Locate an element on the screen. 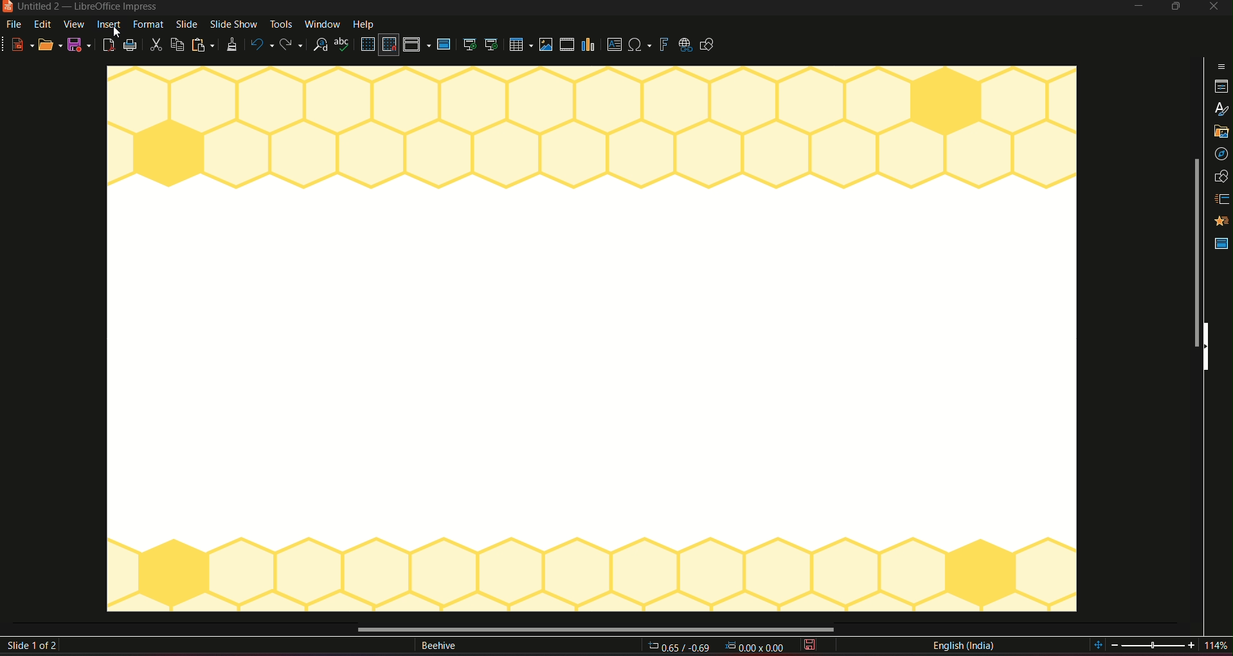  animation is located at coordinates (1222, 221).